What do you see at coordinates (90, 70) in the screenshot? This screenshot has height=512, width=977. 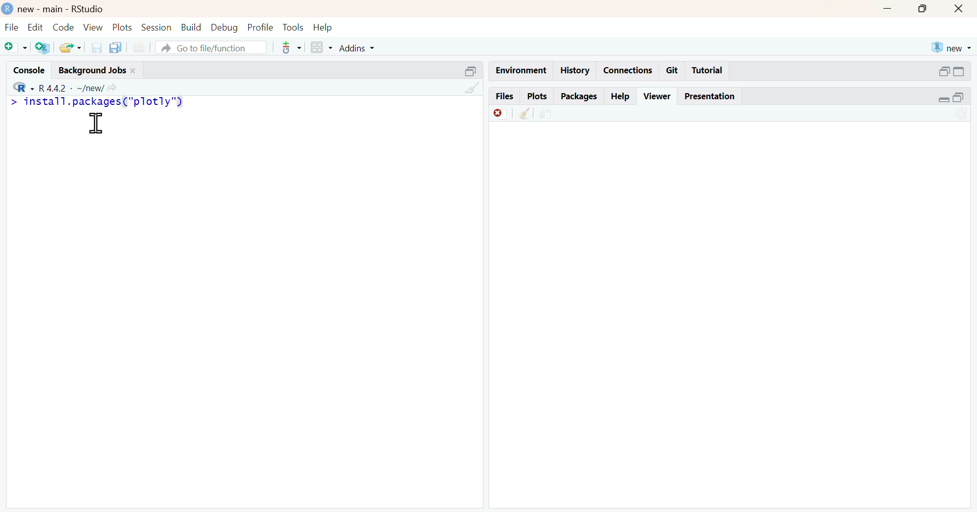 I see `background jobs` at bounding box center [90, 70].